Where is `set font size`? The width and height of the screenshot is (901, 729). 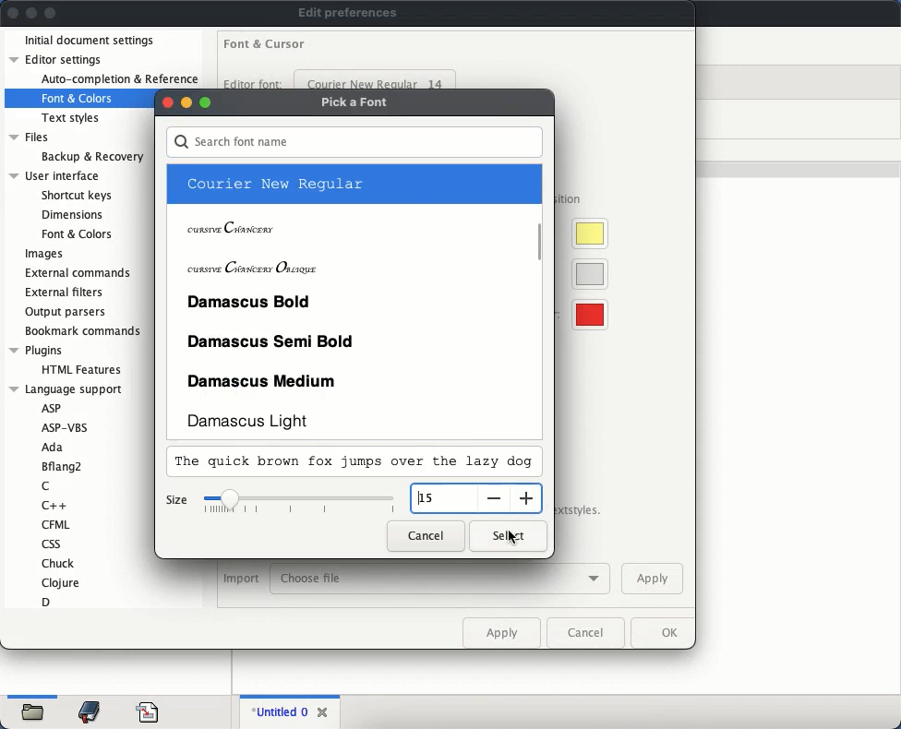 set font size is located at coordinates (301, 503).